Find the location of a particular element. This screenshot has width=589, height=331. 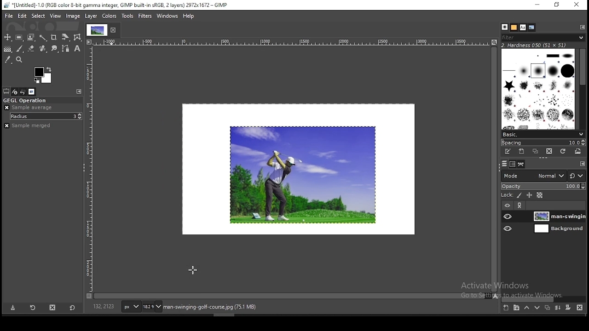

horizontal scale is located at coordinates (90, 170).